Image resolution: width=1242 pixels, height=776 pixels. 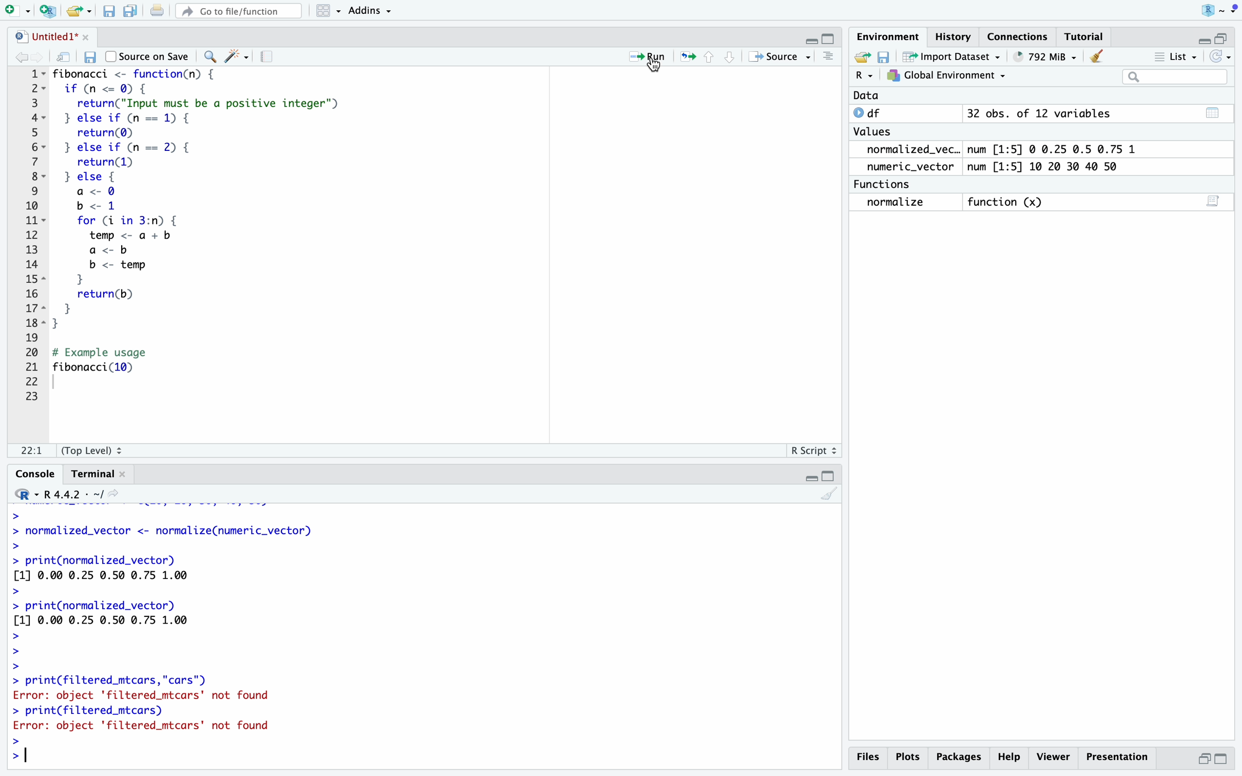 I want to click on show in new window, so click(x=65, y=59).